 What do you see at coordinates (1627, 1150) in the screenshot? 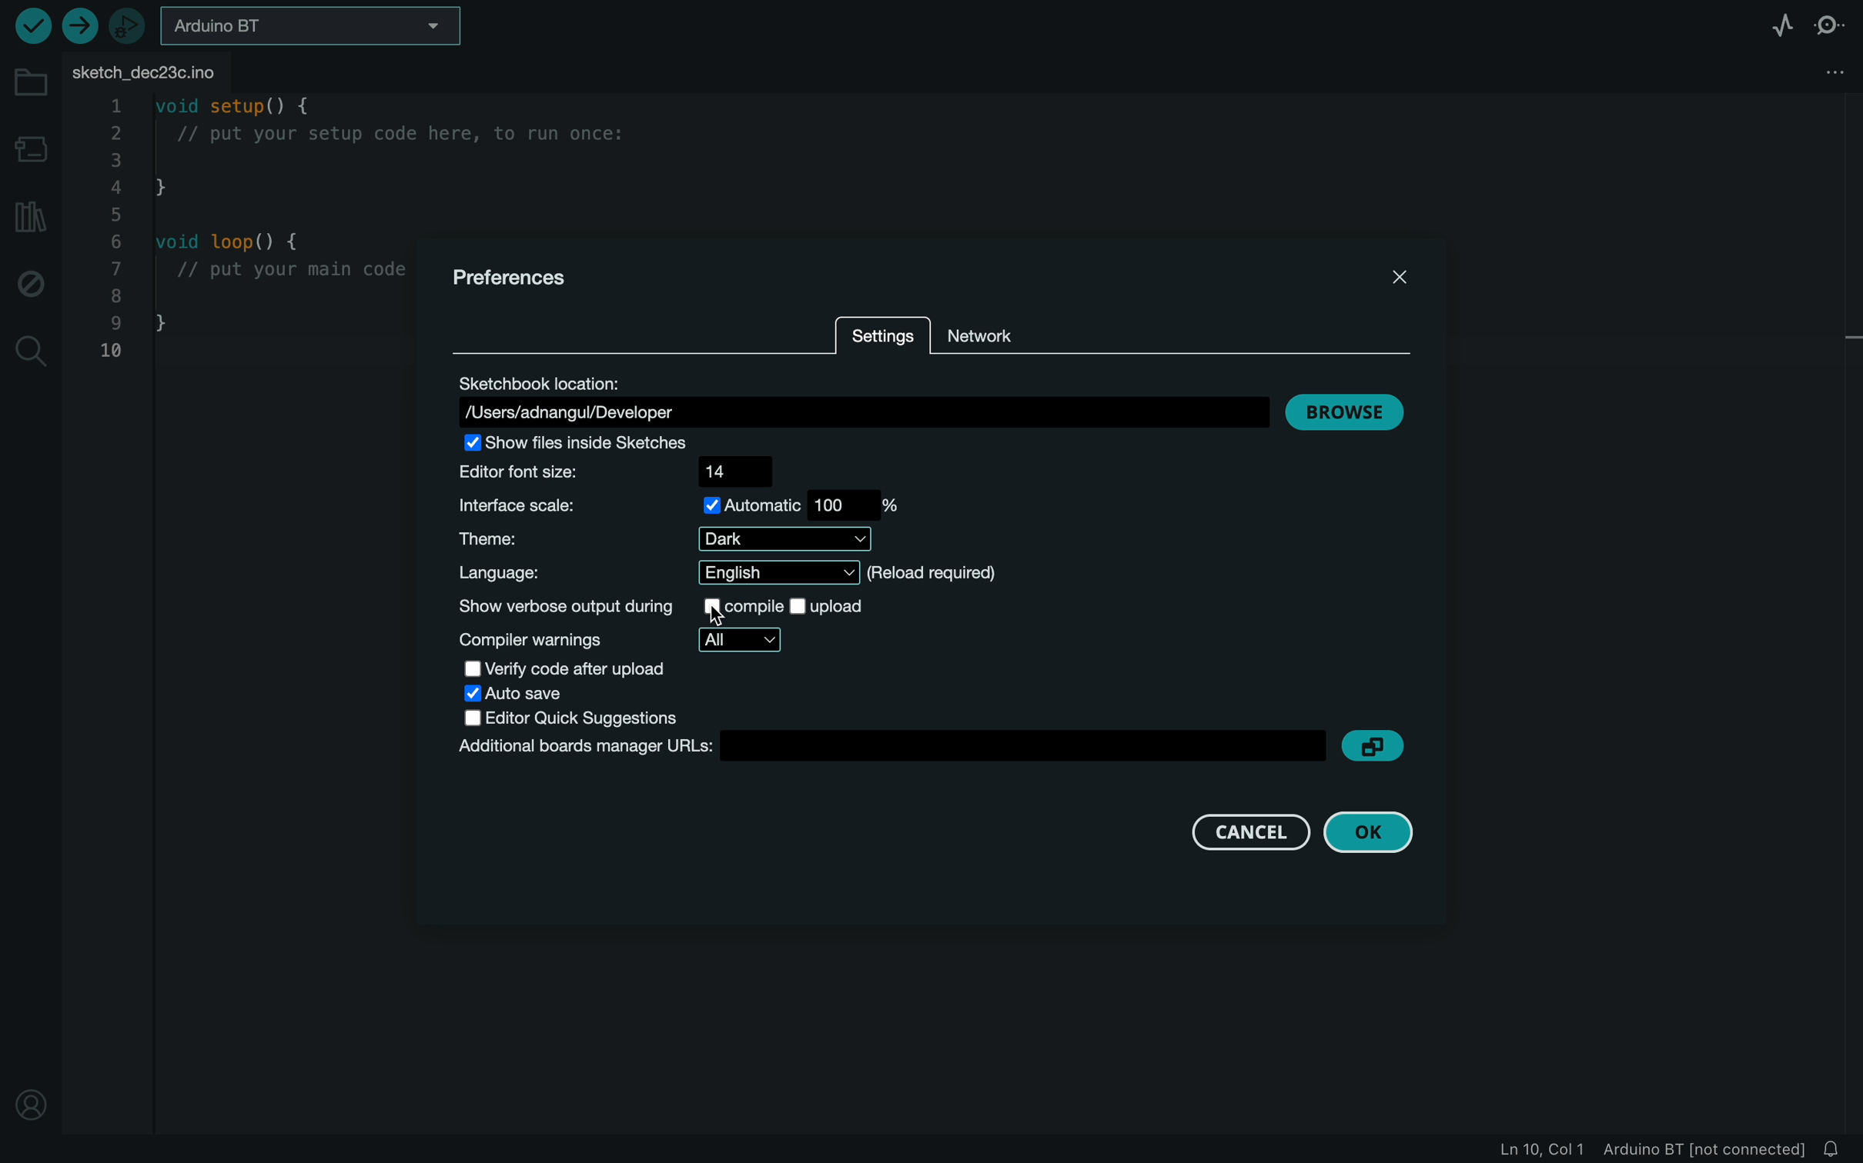
I see `file information` at bounding box center [1627, 1150].